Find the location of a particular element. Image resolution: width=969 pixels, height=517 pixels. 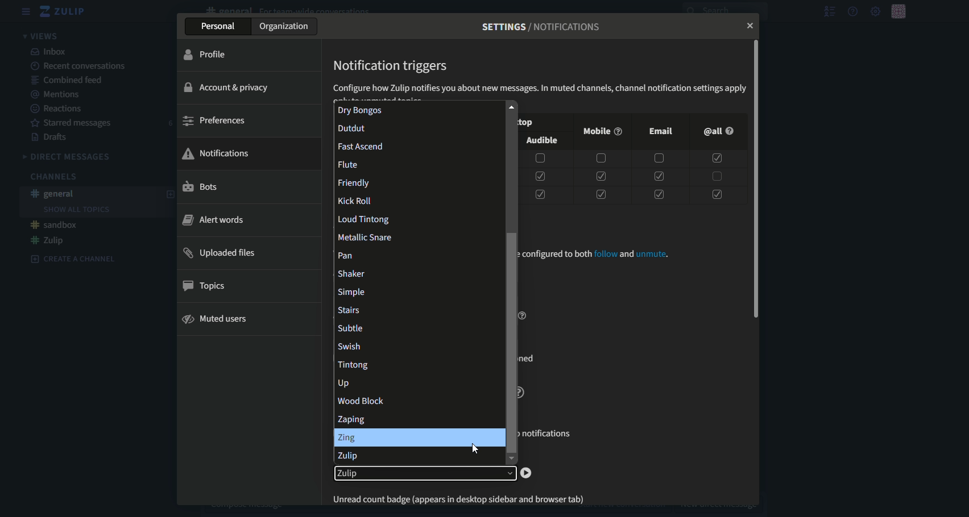

checkbox is located at coordinates (716, 176).